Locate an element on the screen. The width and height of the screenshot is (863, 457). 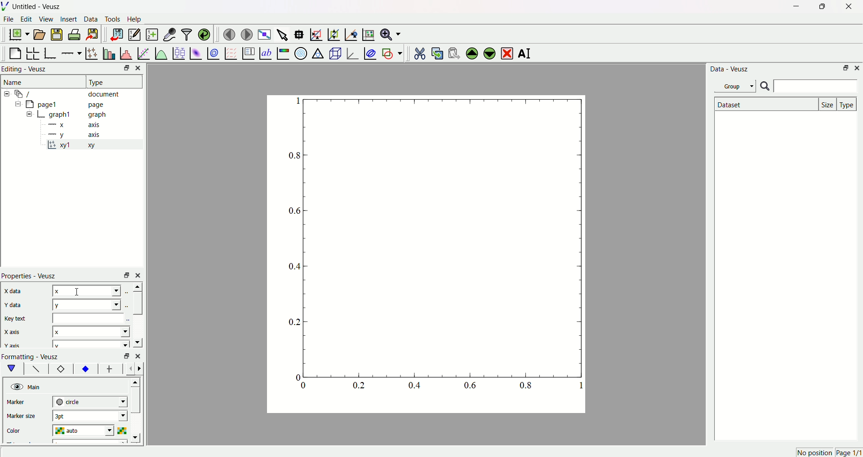
fit a function is located at coordinates (143, 53).